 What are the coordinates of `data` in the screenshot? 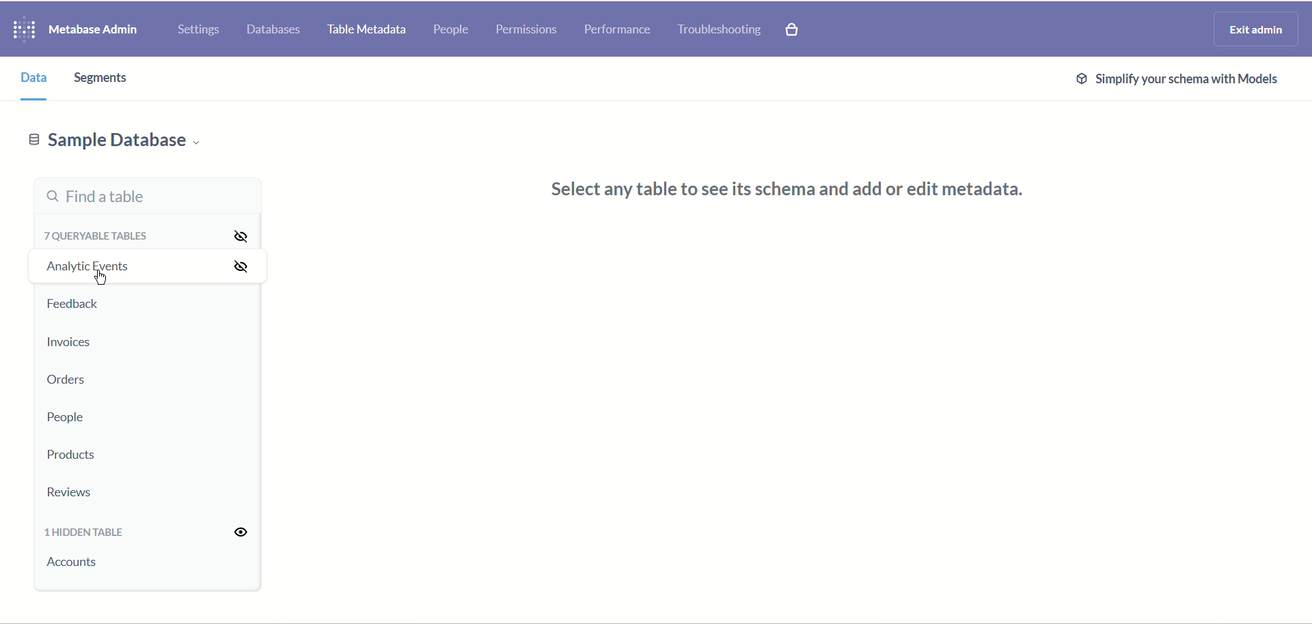 It's located at (29, 79).